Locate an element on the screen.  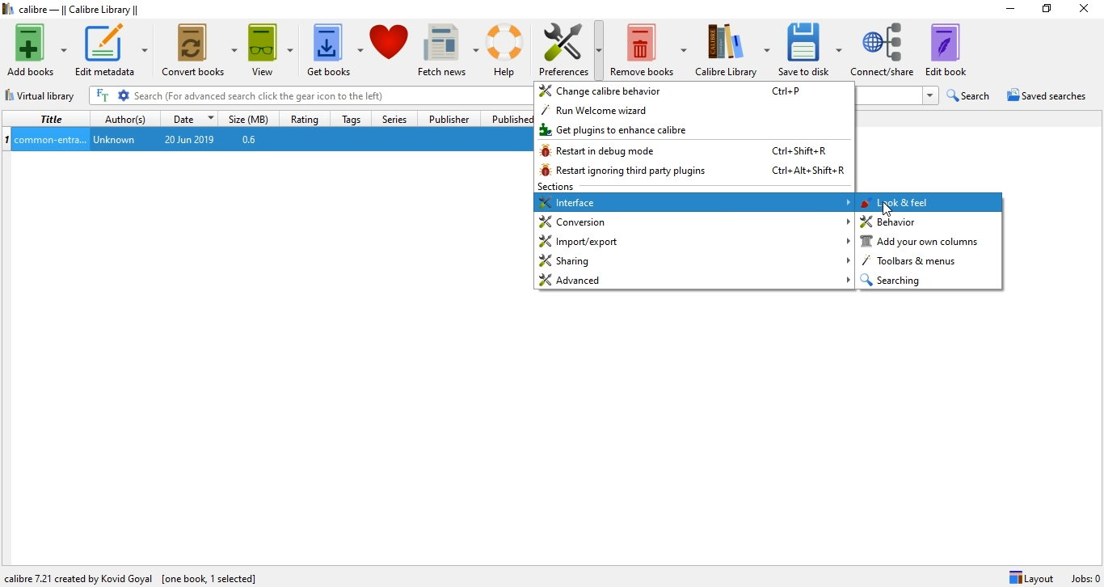
Preference is located at coordinates (573, 44).